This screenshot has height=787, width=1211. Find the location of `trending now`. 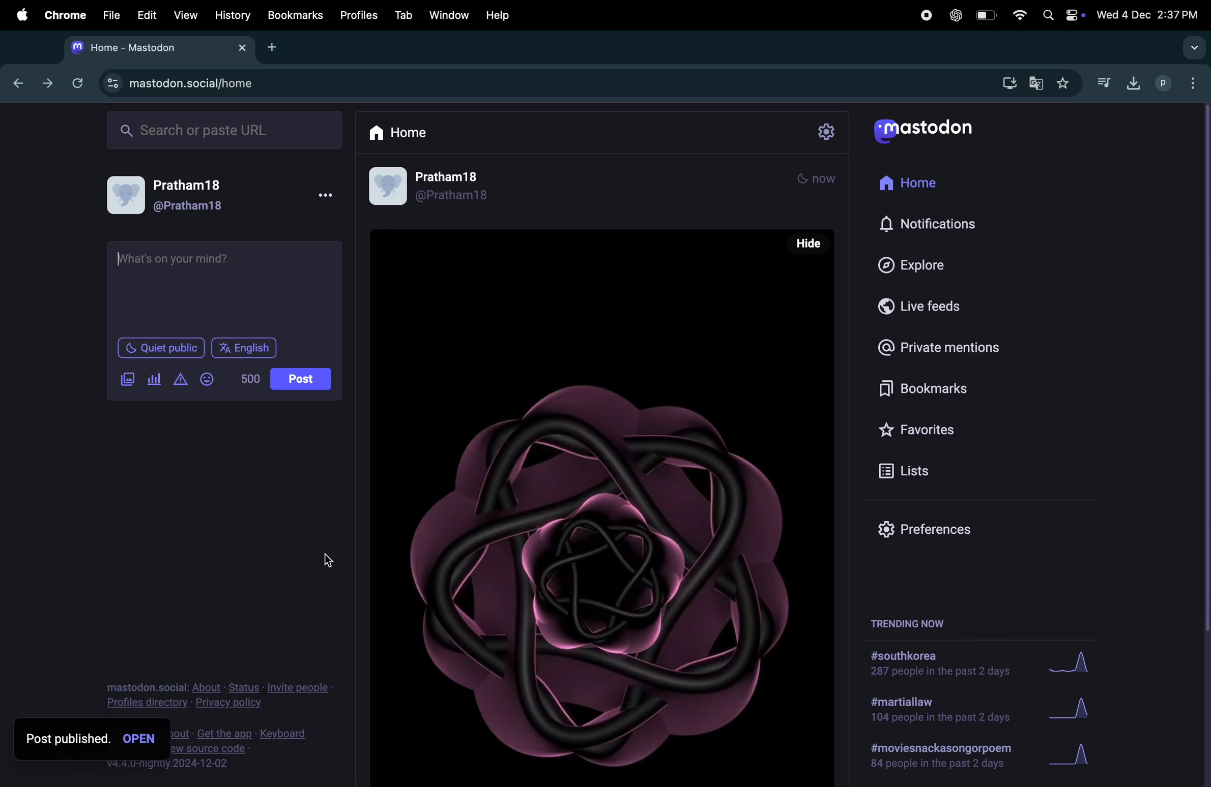

trending now is located at coordinates (922, 622).